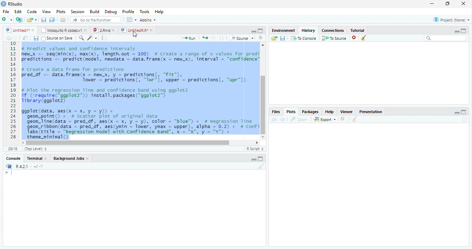  What do you see at coordinates (62, 11) in the screenshot?
I see `Plots` at bounding box center [62, 11].